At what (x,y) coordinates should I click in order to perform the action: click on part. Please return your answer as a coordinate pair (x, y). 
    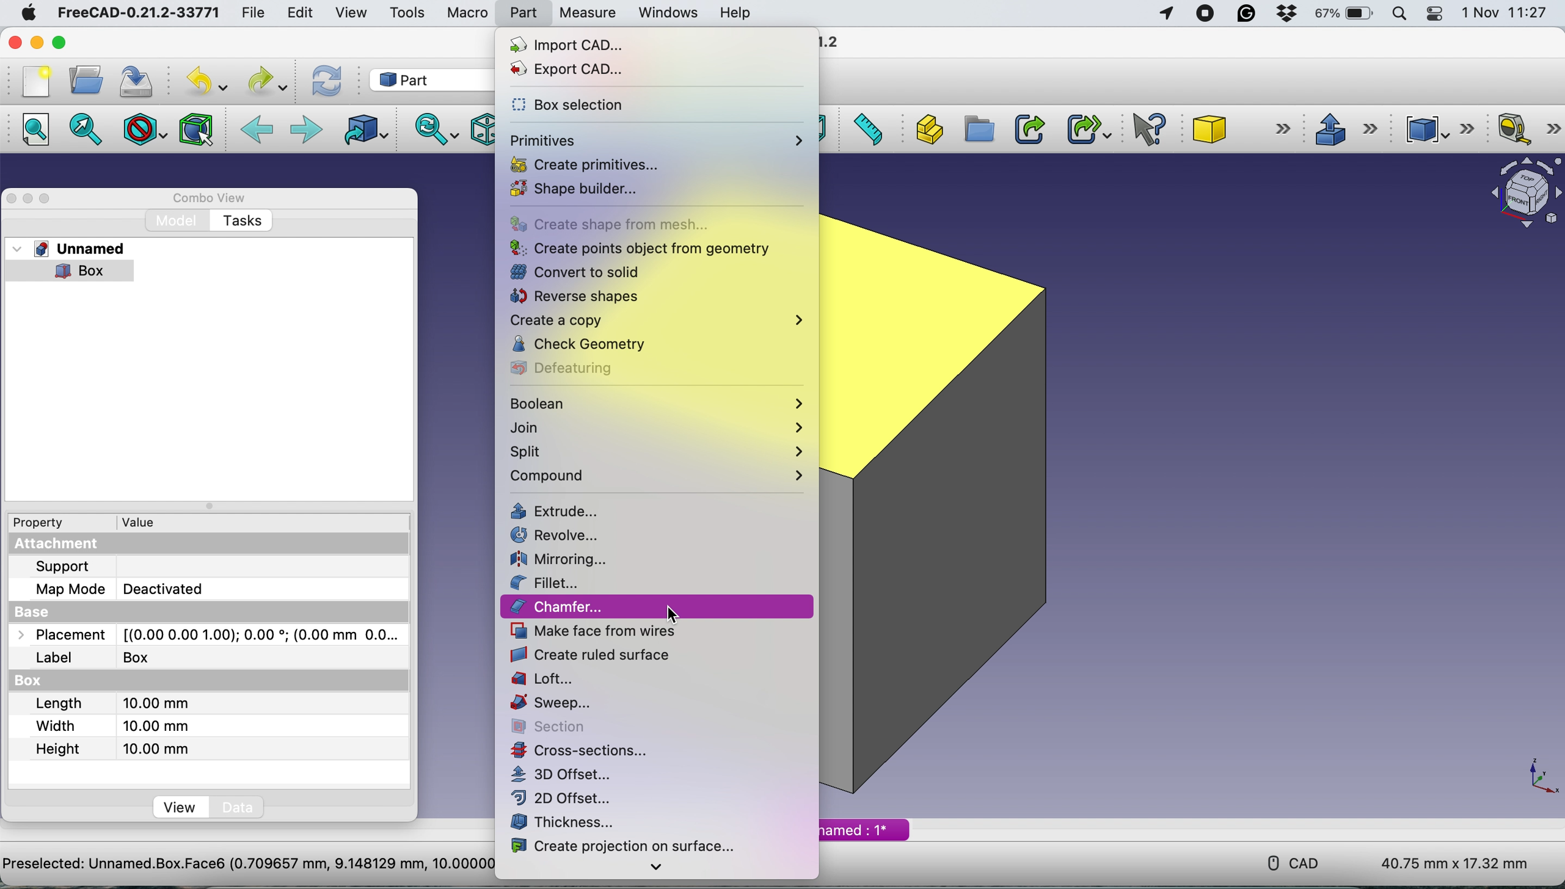
    Looking at the image, I should click on (527, 12).